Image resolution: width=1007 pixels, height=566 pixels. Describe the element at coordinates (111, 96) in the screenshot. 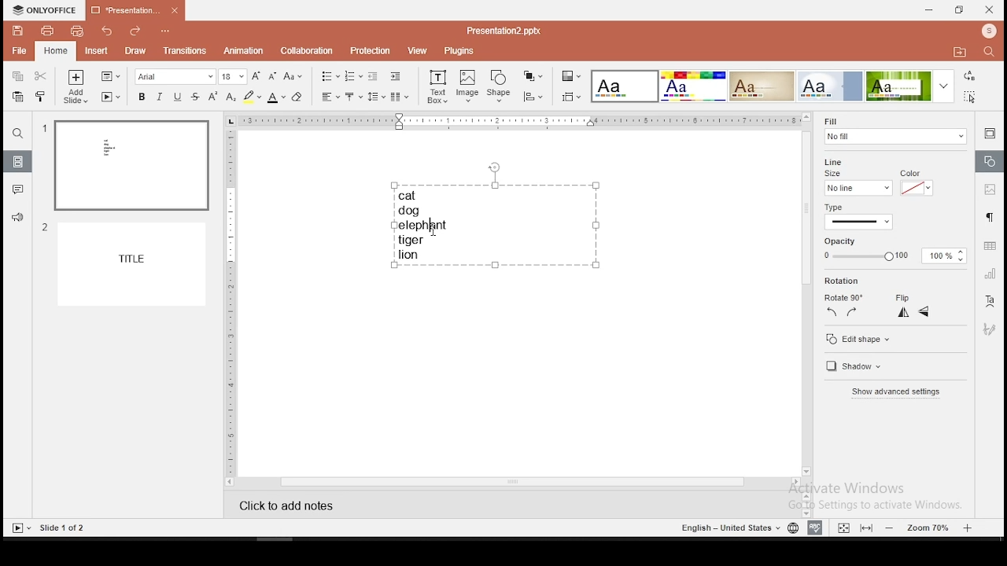

I see `start slideshow` at that location.